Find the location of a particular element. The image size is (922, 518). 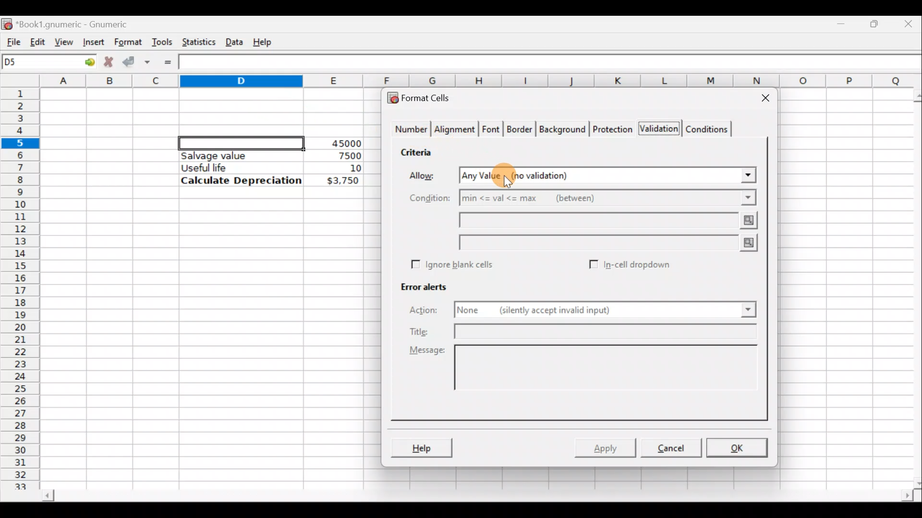

Close is located at coordinates (761, 100).